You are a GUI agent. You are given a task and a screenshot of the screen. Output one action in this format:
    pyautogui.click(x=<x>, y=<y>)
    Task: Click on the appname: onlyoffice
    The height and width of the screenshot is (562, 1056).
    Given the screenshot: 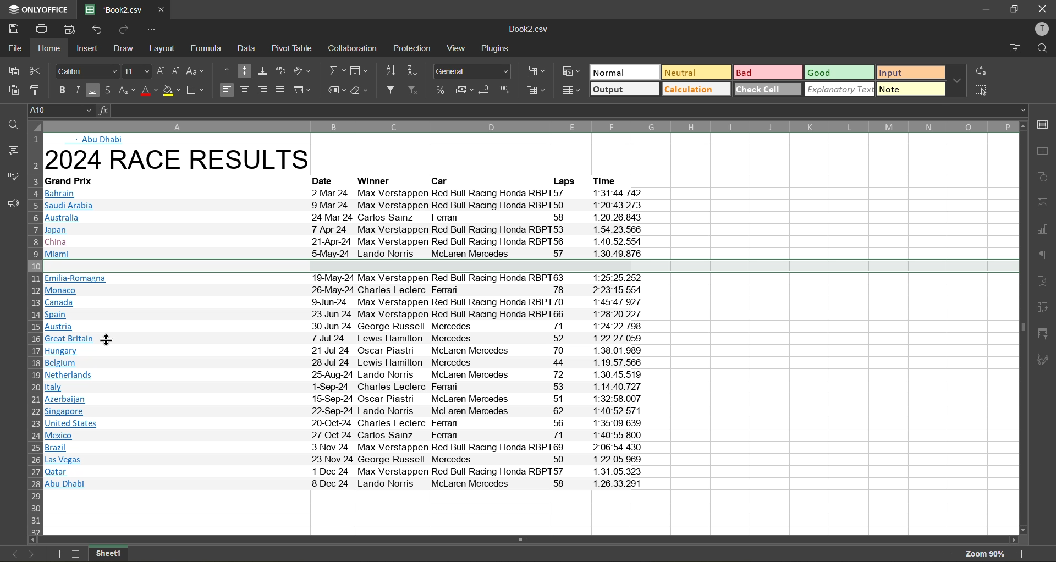 What is the action you would take?
    pyautogui.click(x=36, y=9)
    